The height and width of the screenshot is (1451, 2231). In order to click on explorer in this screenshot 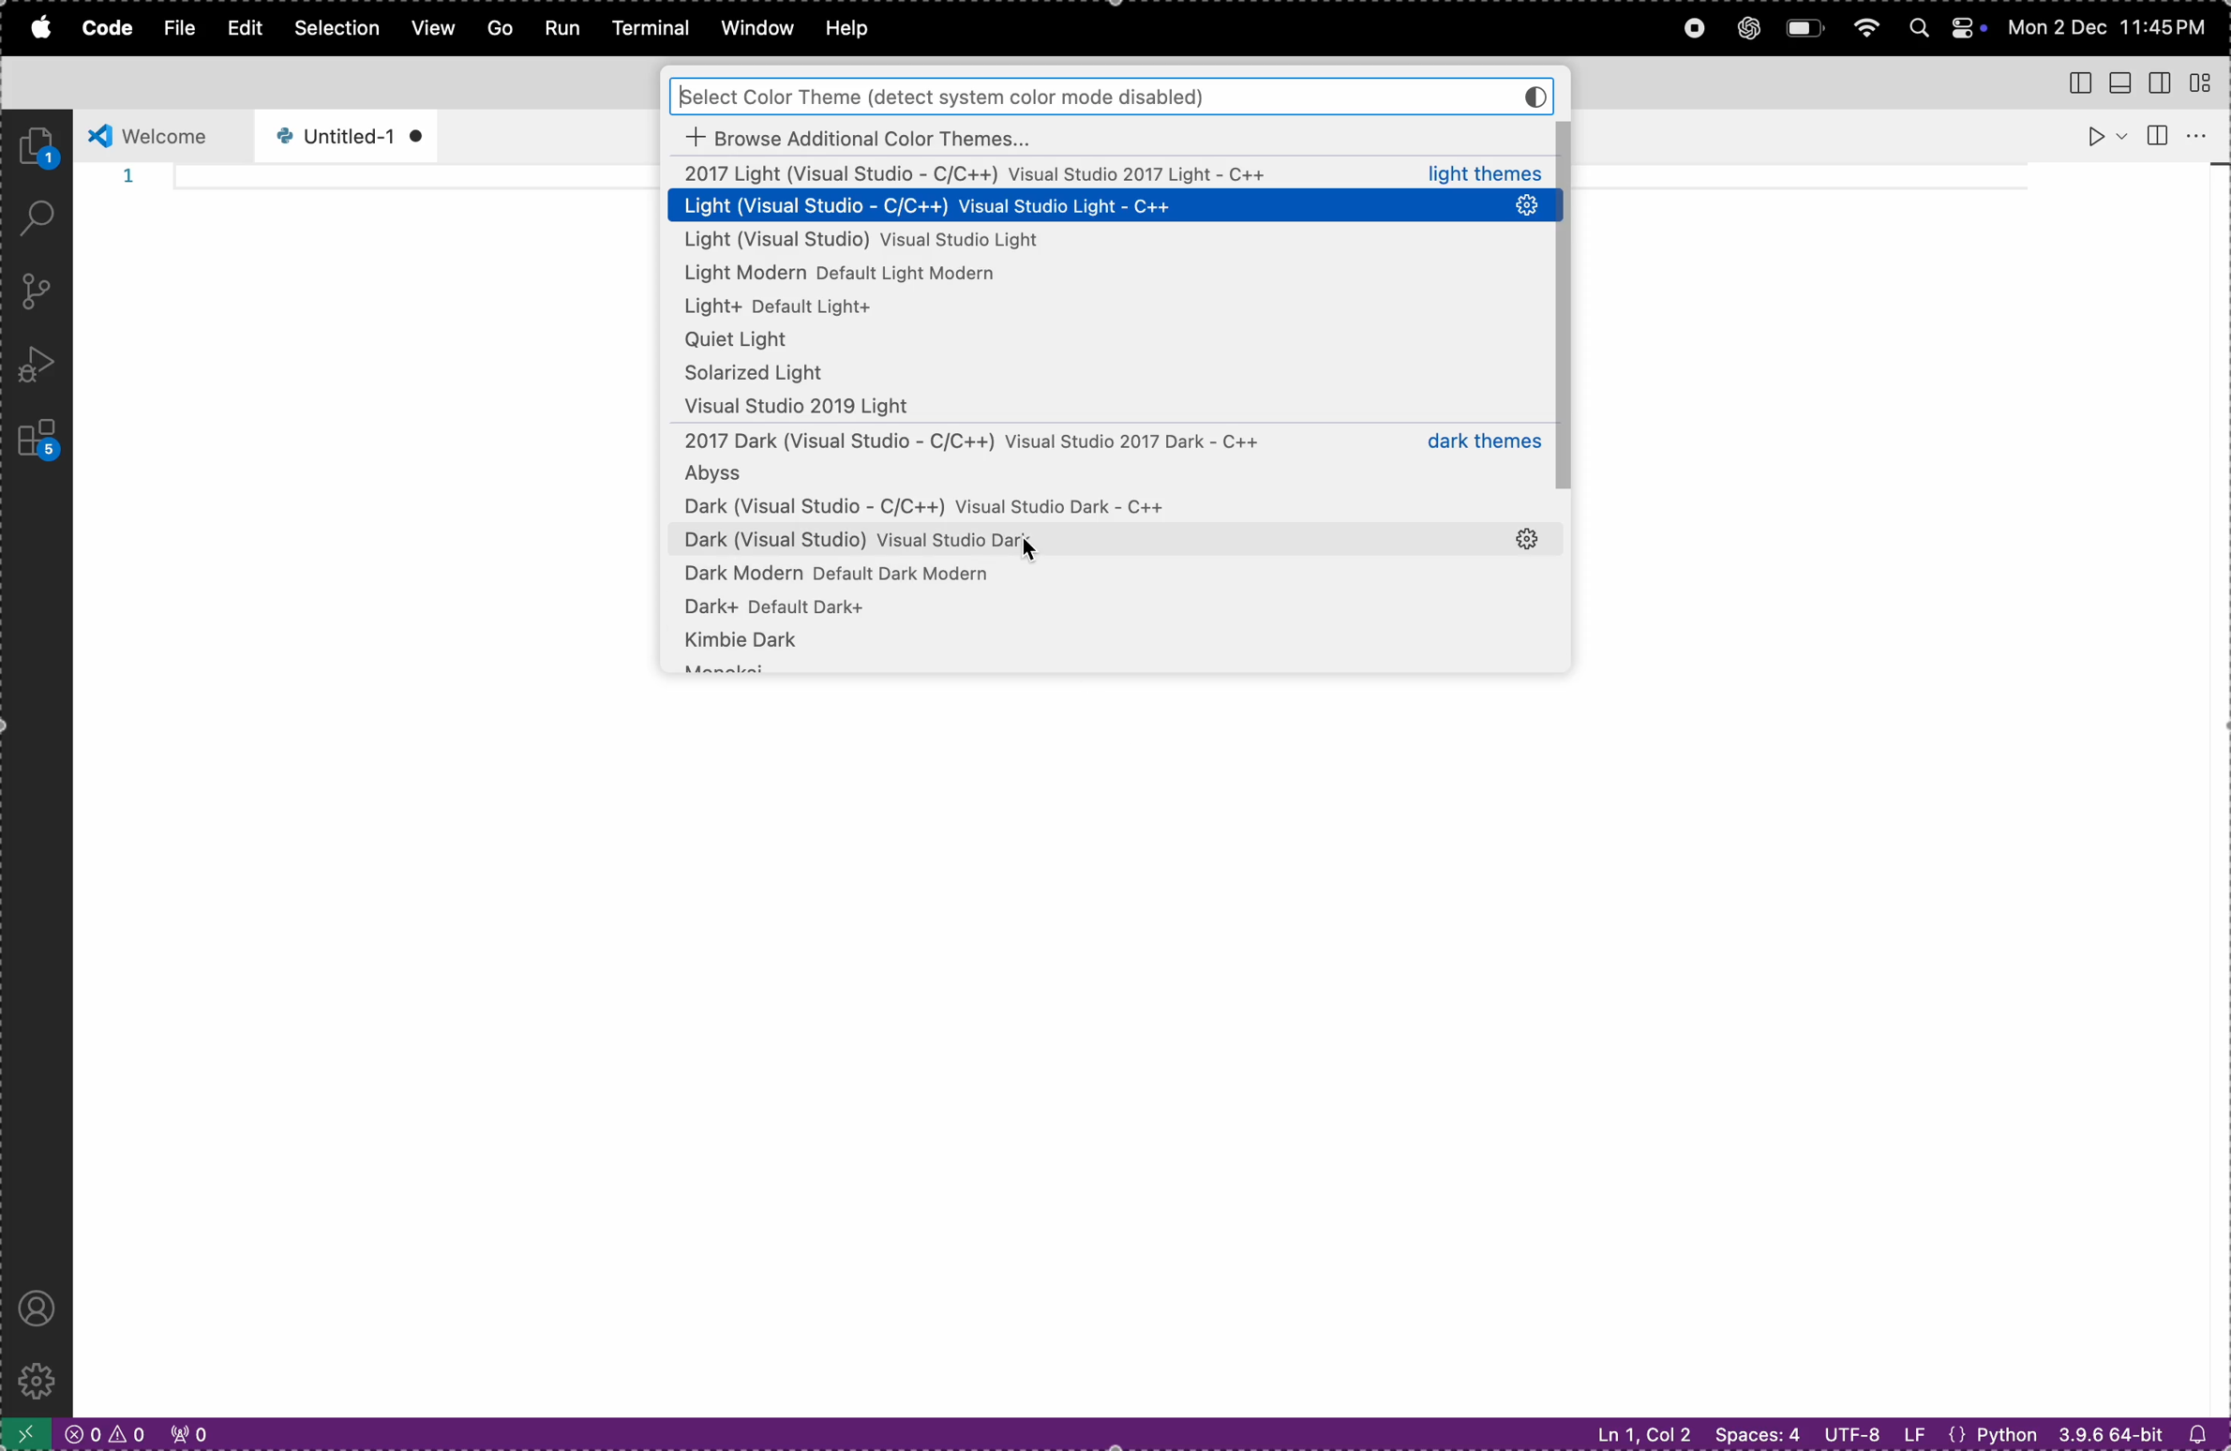, I will do `click(41, 145)`.